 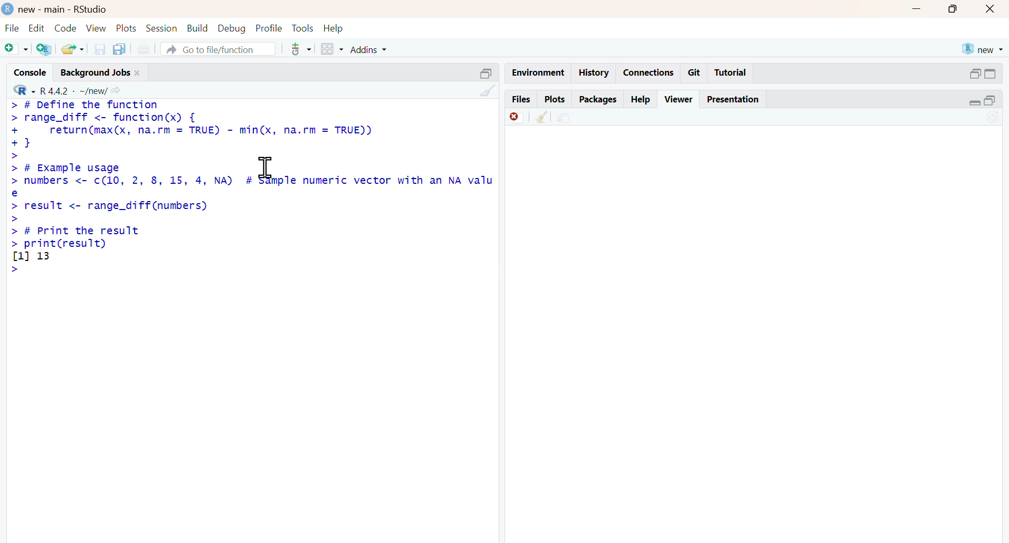 I want to click on background jobs, so click(x=96, y=74).